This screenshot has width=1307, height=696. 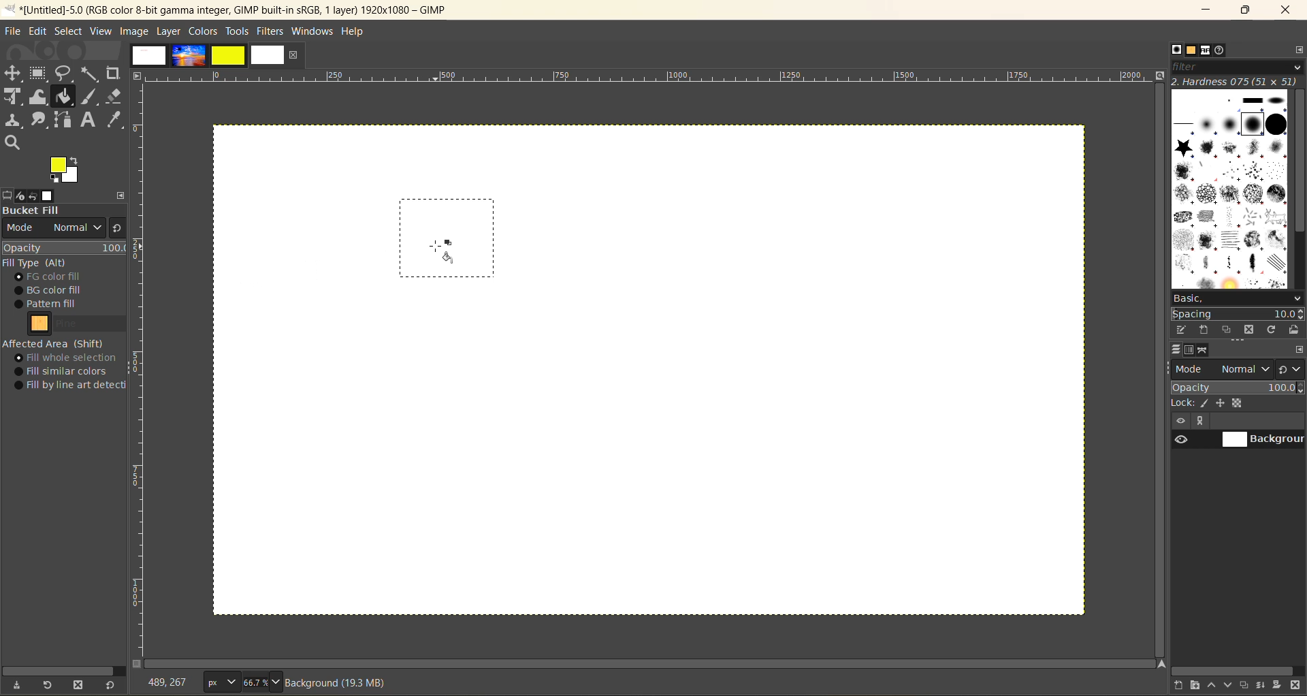 What do you see at coordinates (342, 682) in the screenshot?
I see `metadata` at bounding box center [342, 682].